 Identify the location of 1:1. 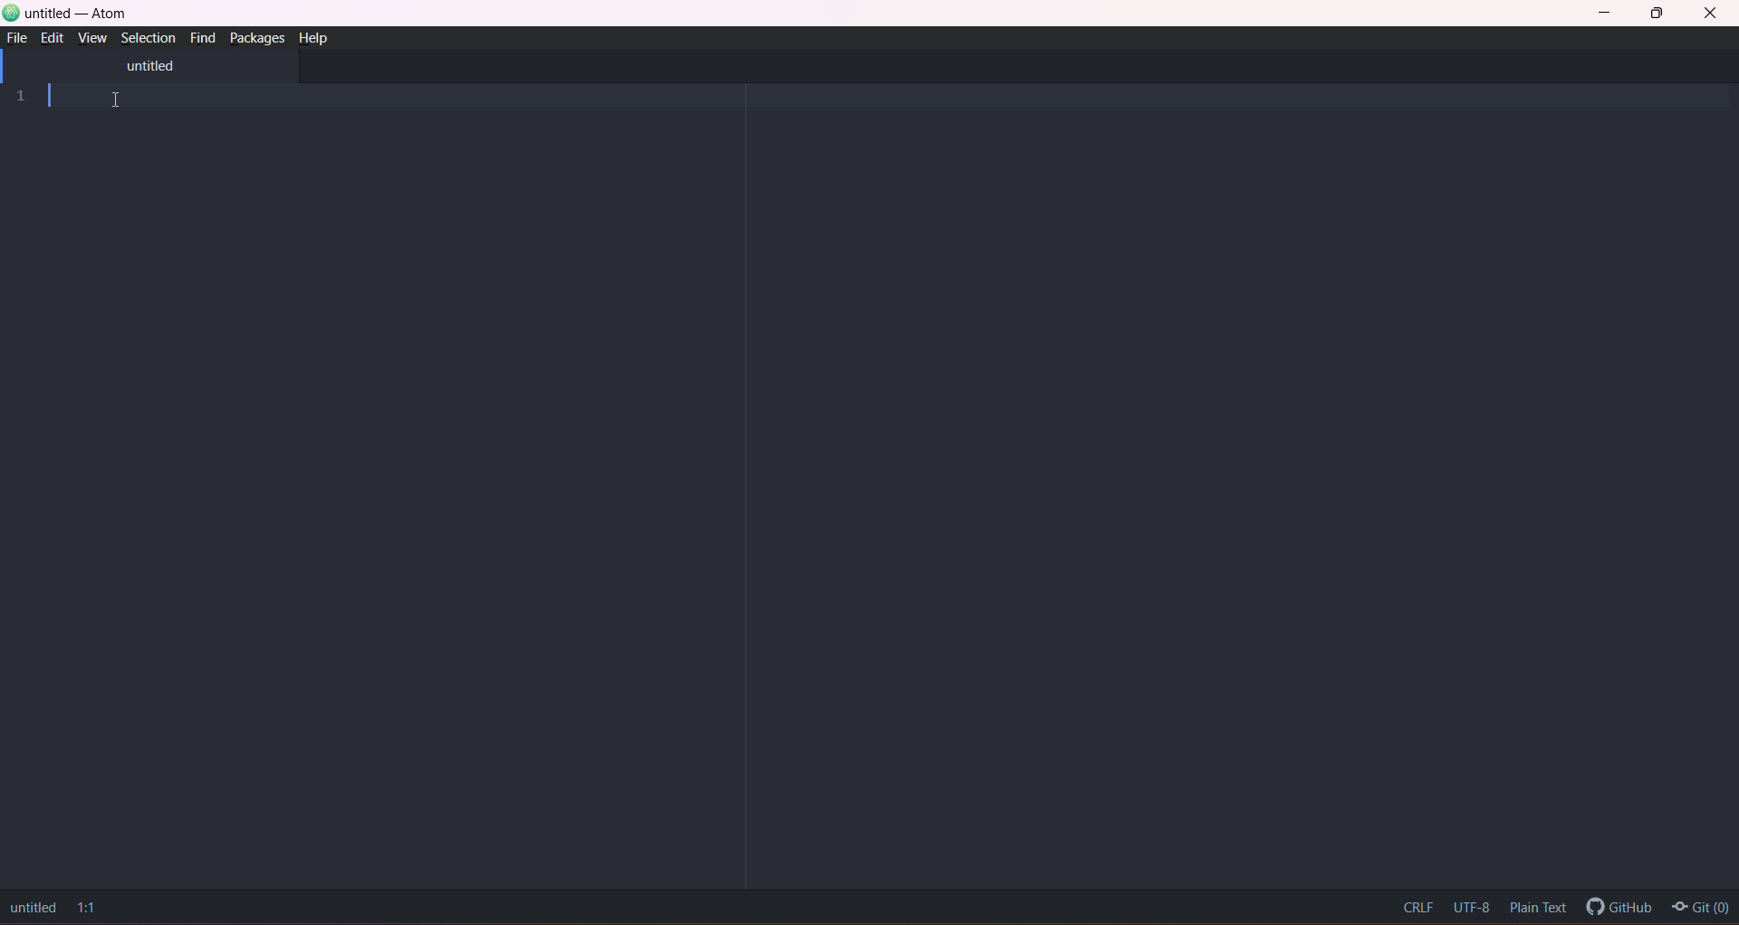
(89, 908).